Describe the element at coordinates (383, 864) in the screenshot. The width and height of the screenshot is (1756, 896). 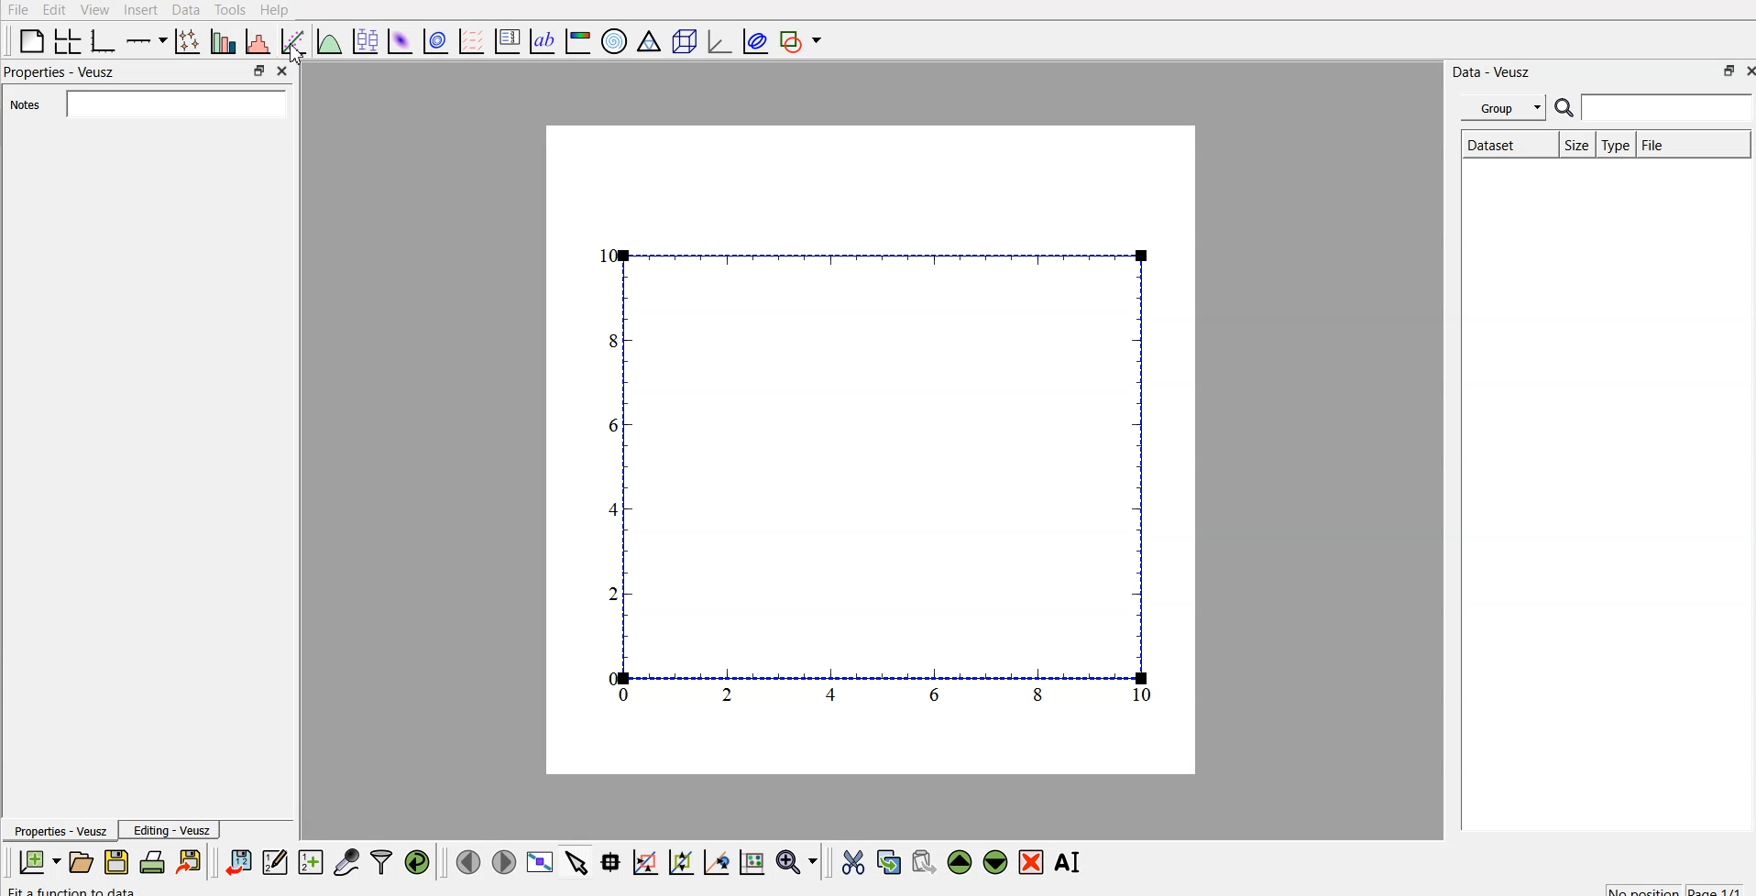
I see `filter data` at that location.